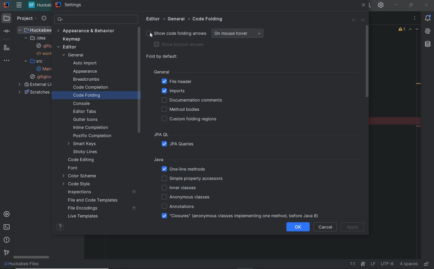 This screenshot has width=434, height=269. What do you see at coordinates (354, 226) in the screenshot?
I see `APPLY` at bounding box center [354, 226].